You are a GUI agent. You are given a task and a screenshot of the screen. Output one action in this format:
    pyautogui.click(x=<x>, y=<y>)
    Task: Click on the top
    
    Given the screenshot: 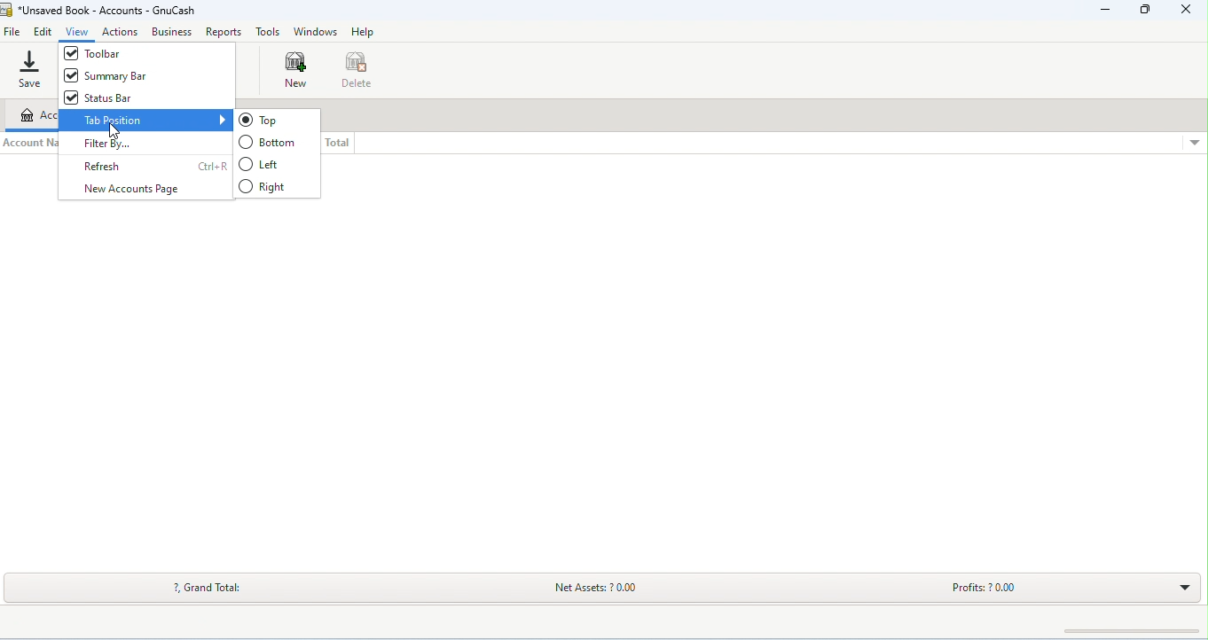 What is the action you would take?
    pyautogui.click(x=271, y=120)
    